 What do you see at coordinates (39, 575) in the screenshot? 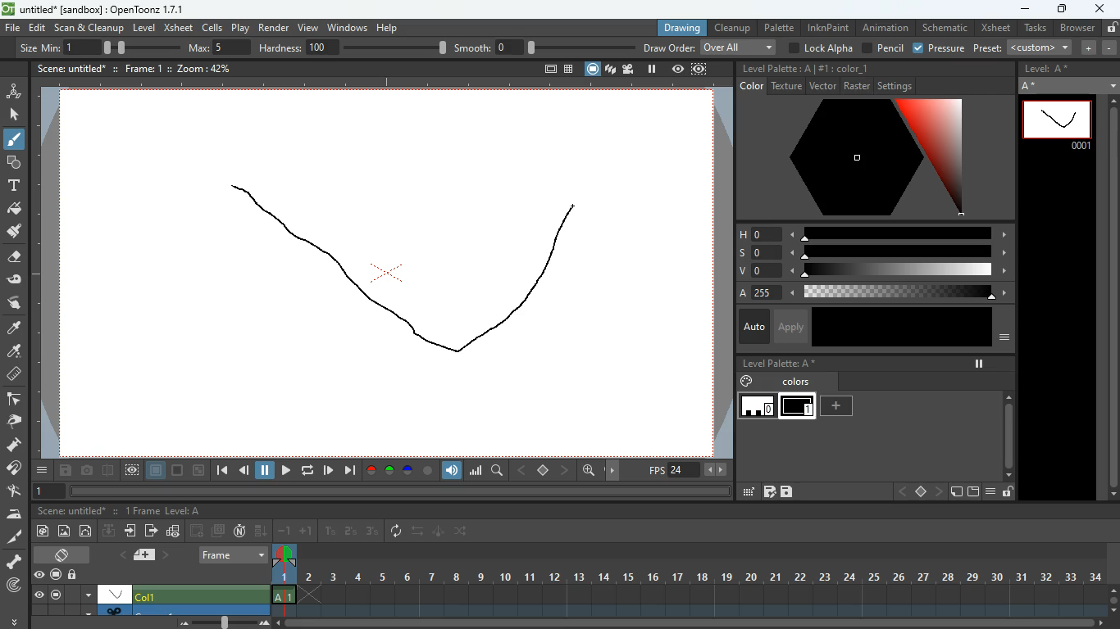
I see `view` at bounding box center [39, 575].